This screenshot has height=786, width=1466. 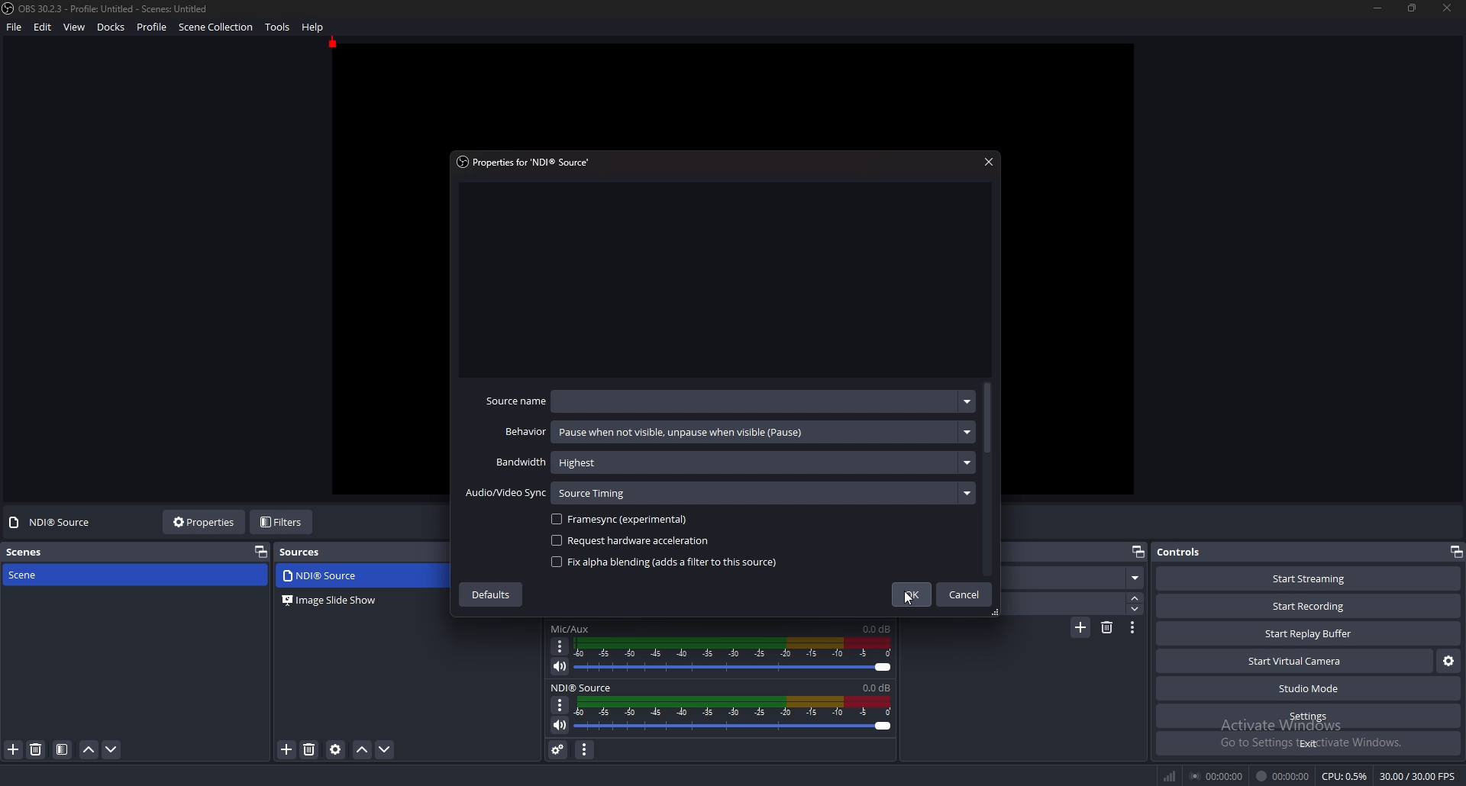 What do you see at coordinates (1135, 598) in the screenshot?
I see `increase duration` at bounding box center [1135, 598].